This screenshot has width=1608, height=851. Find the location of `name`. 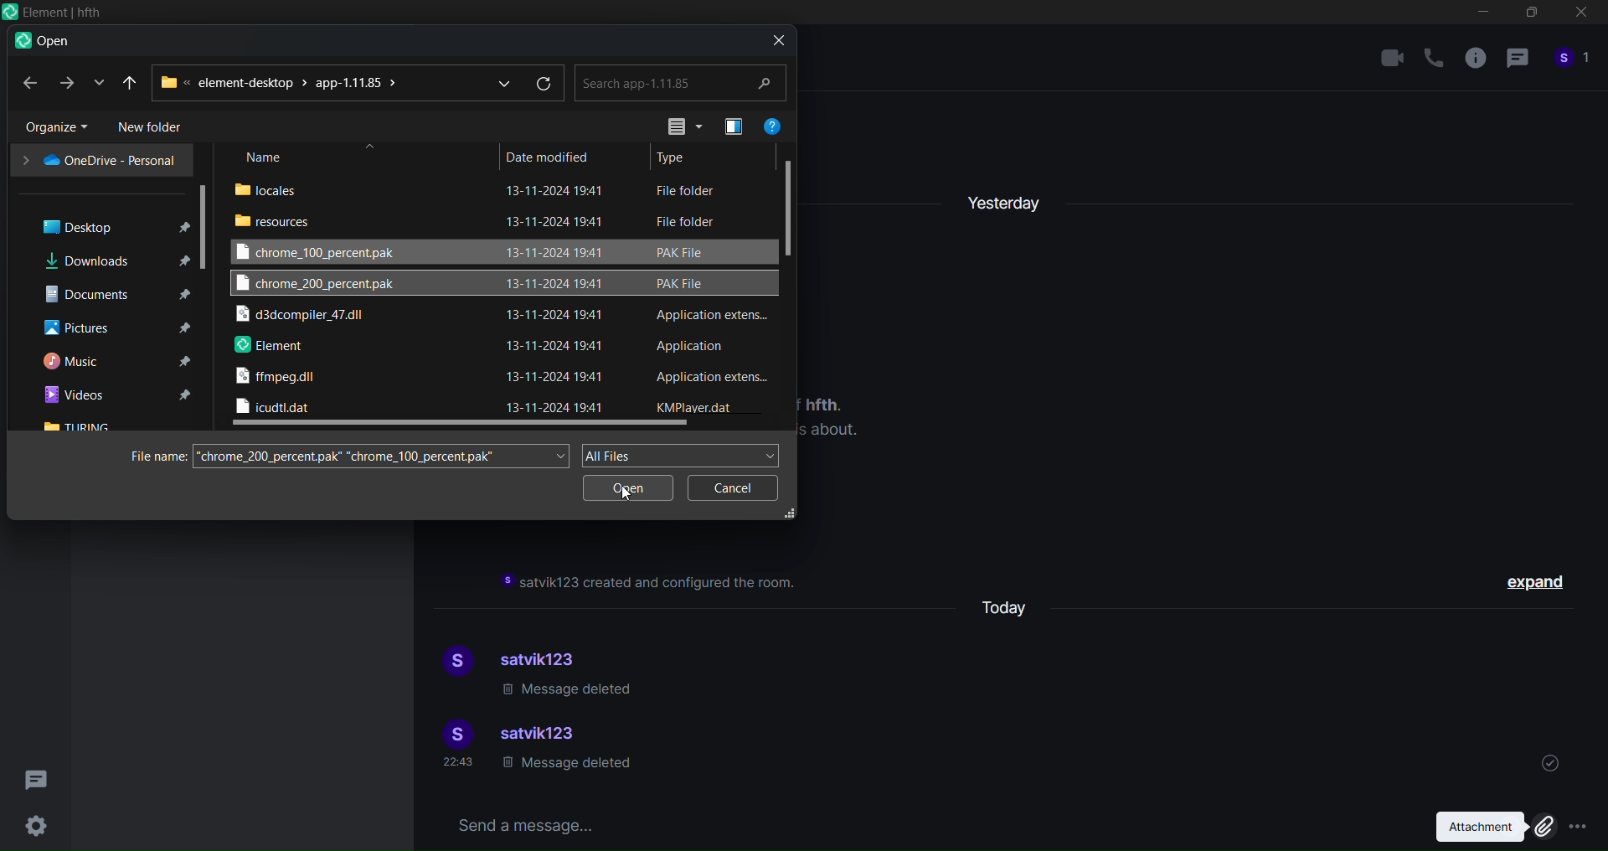

name is located at coordinates (266, 157).